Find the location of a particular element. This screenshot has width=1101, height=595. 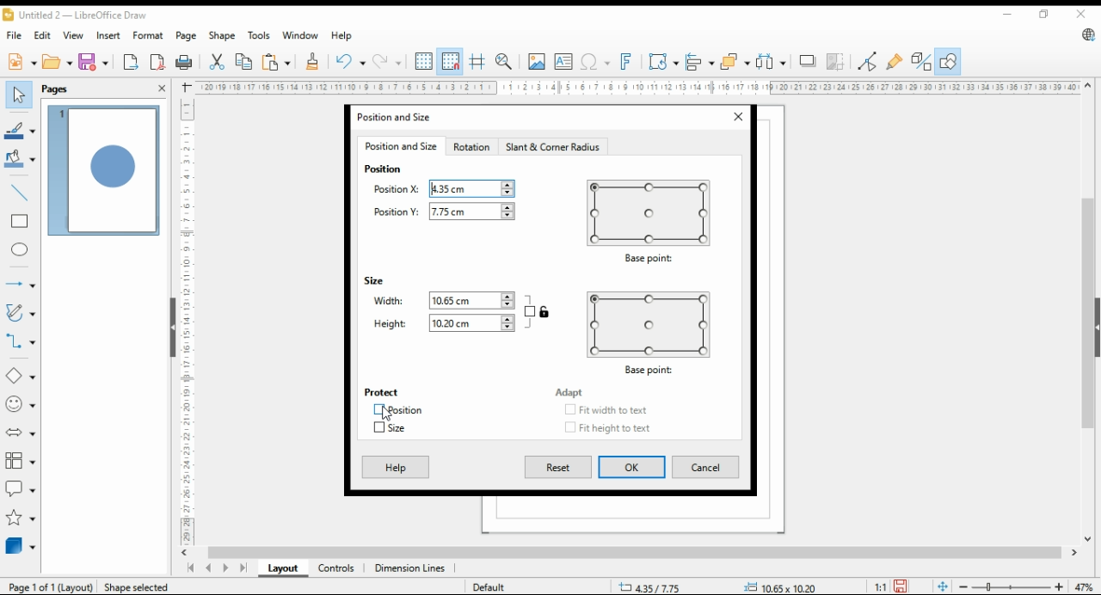

scroll bar is located at coordinates (1089, 310).